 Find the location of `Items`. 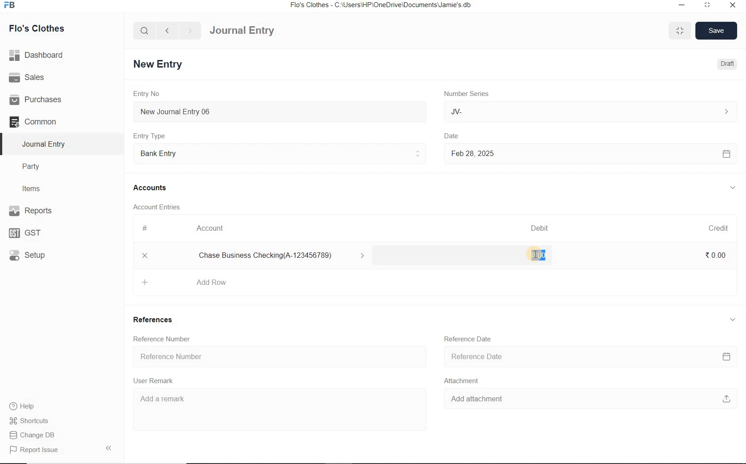

Items is located at coordinates (36, 188).